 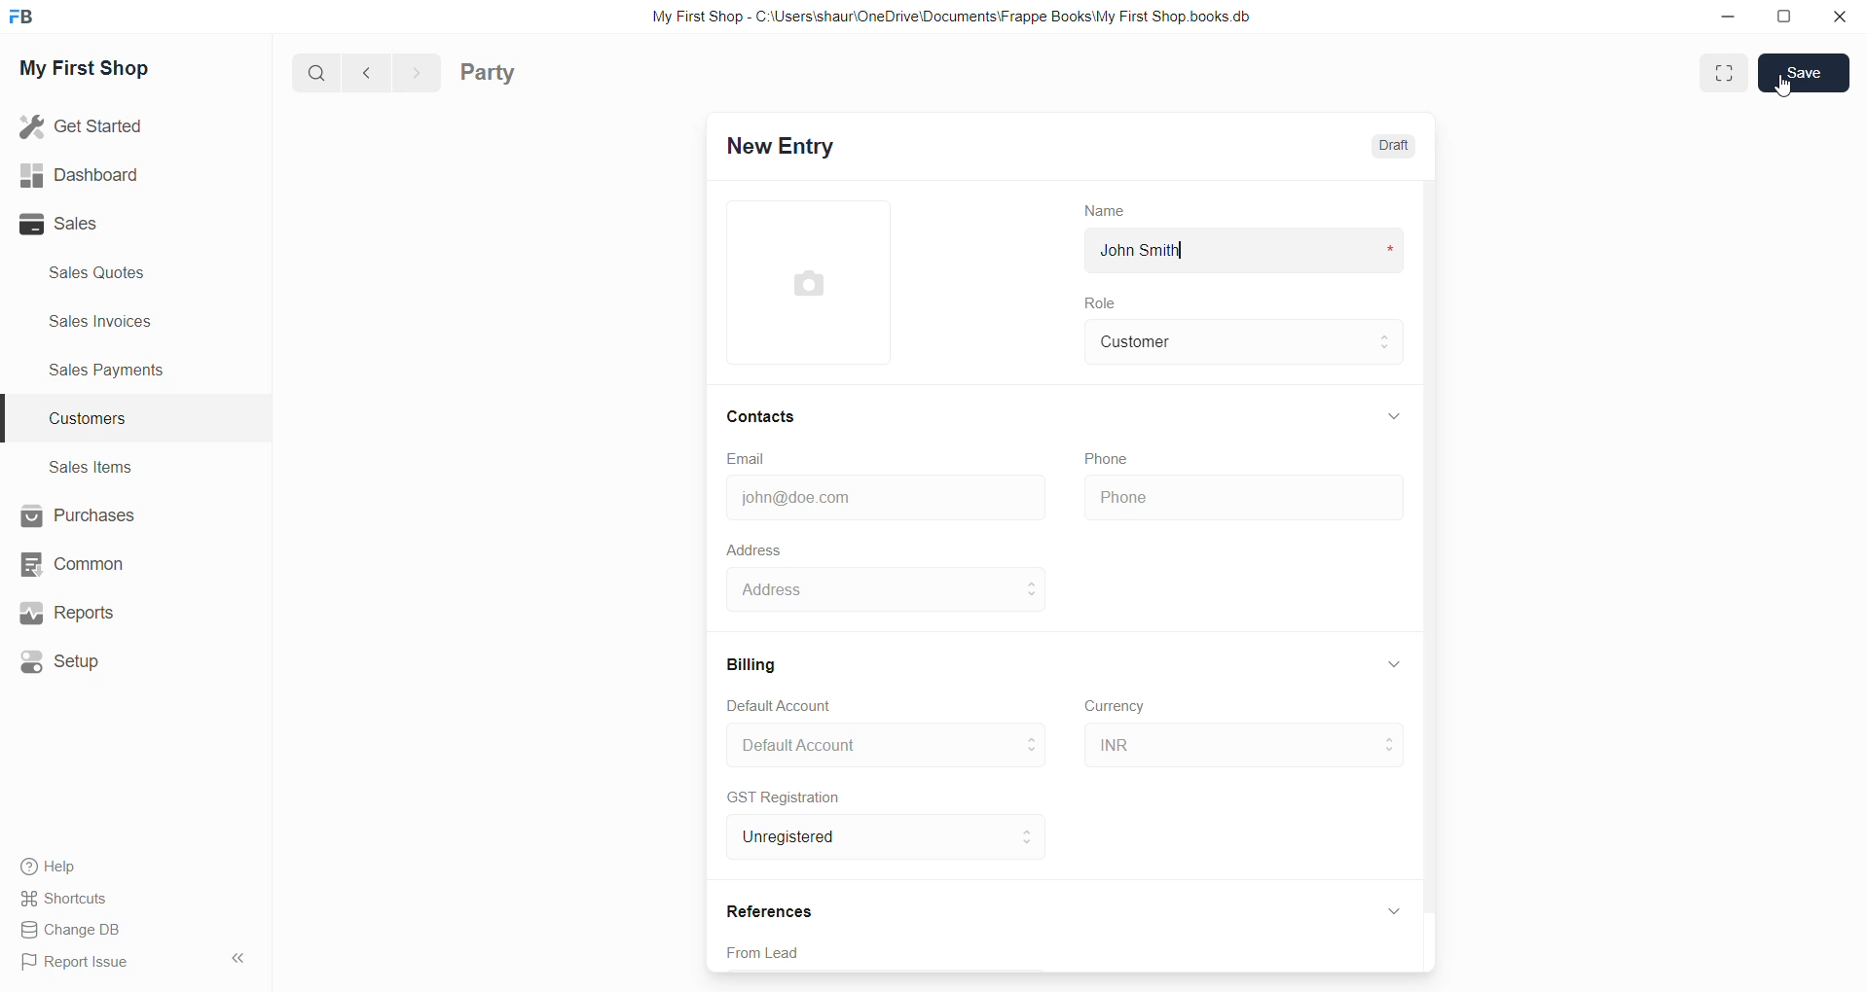 I want to click on cursor, so click(x=1781, y=88).